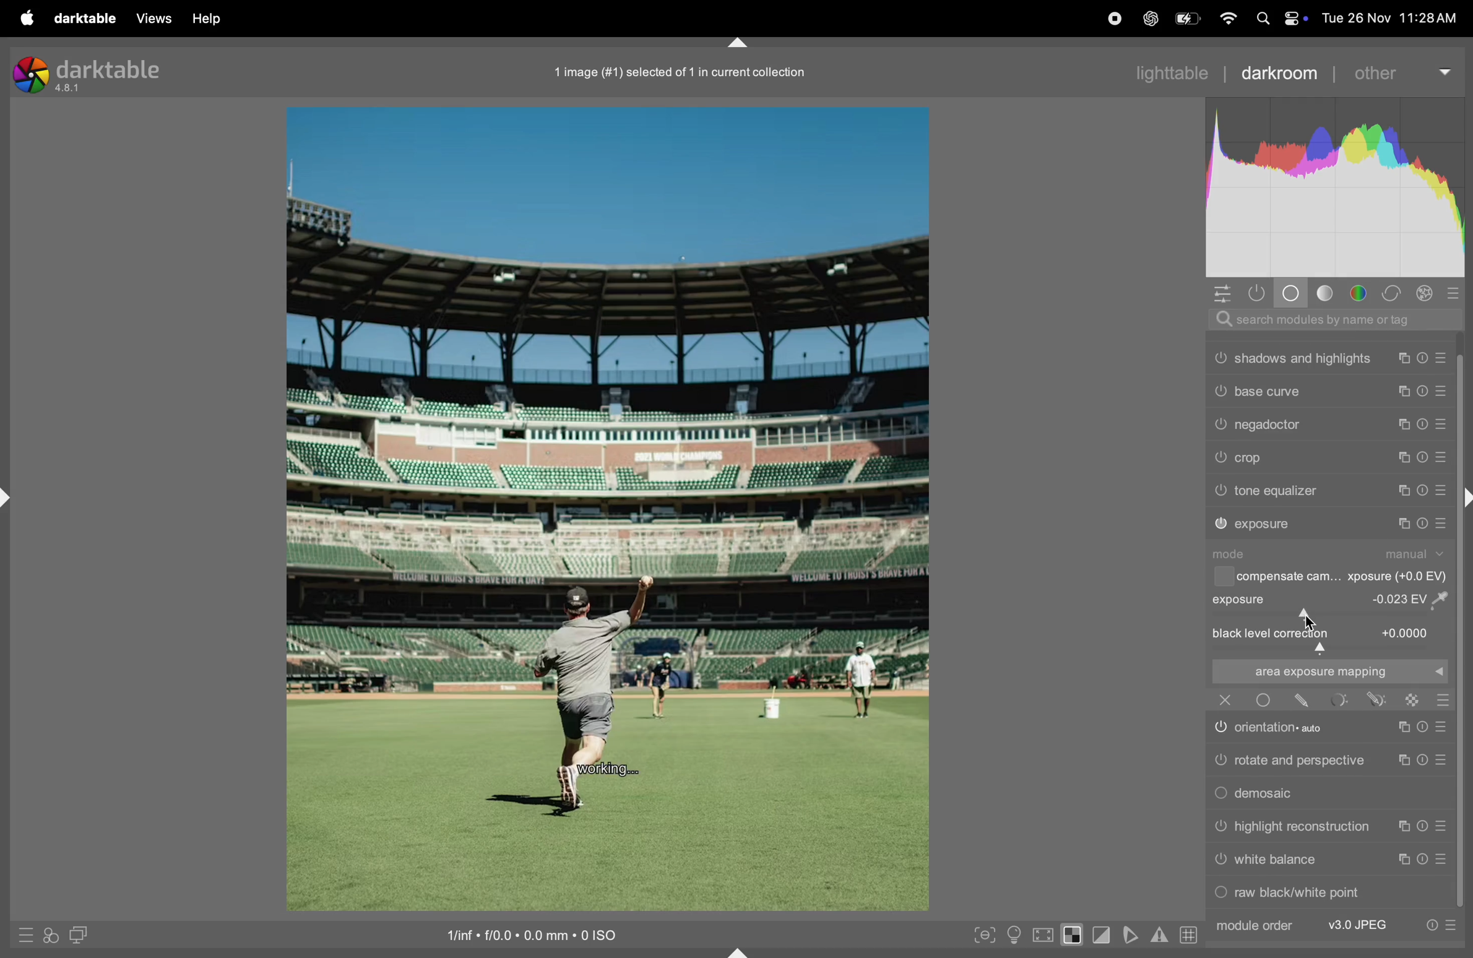 Image resolution: width=1473 pixels, height=958 pixels. Describe the element at coordinates (1162, 73) in the screenshot. I see `lightable` at that location.